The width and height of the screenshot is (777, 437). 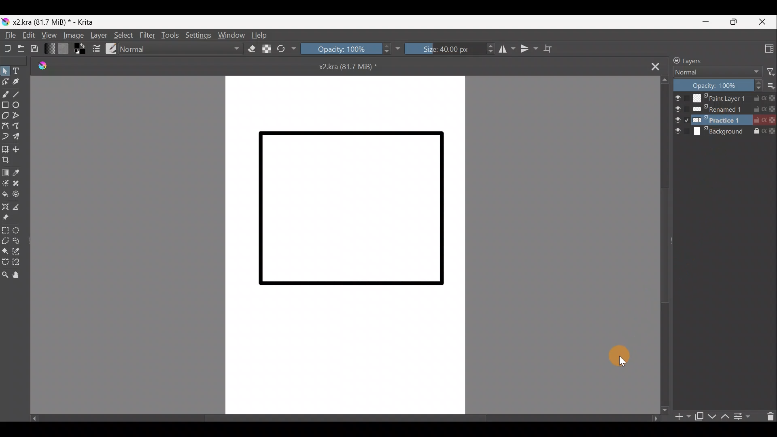 What do you see at coordinates (698, 417) in the screenshot?
I see `Duplicate layer or mask` at bounding box center [698, 417].